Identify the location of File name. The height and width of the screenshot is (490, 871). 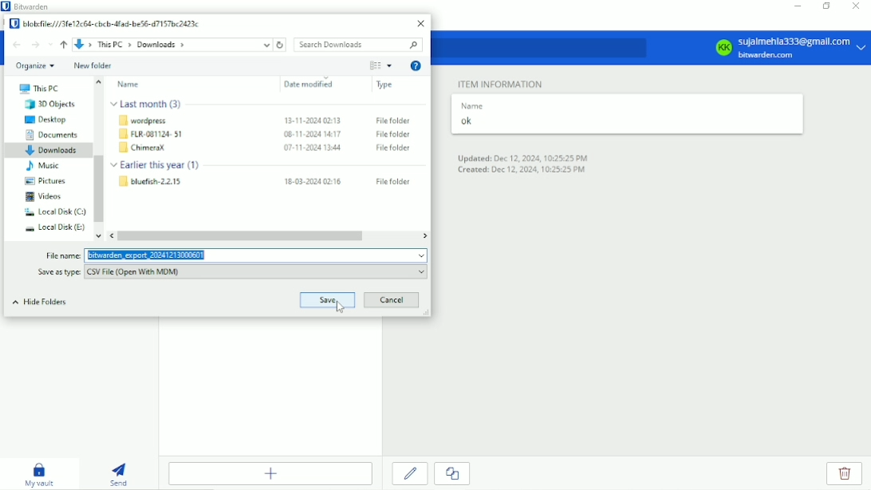
(63, 255).